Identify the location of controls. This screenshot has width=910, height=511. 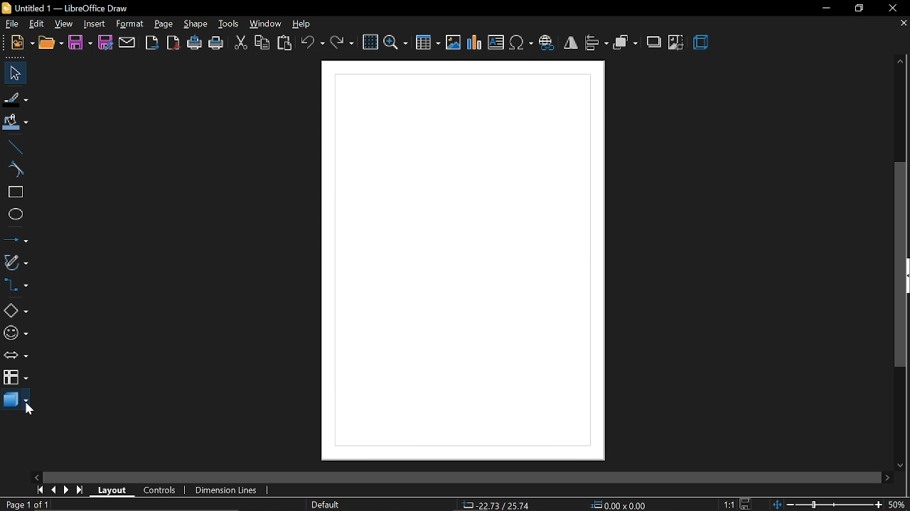
(161, 490).